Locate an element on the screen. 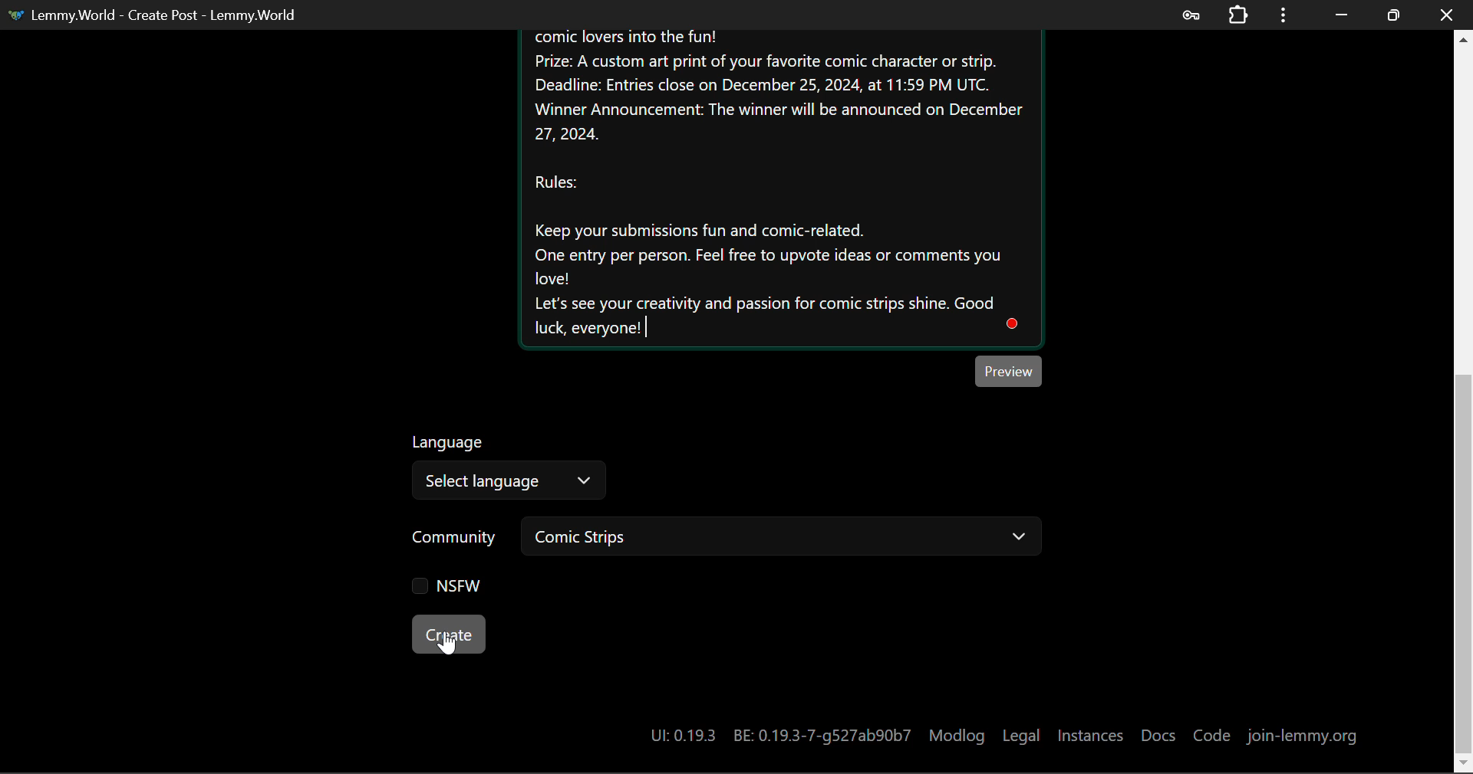  Comic Strips is located at coordinates (779, 539).